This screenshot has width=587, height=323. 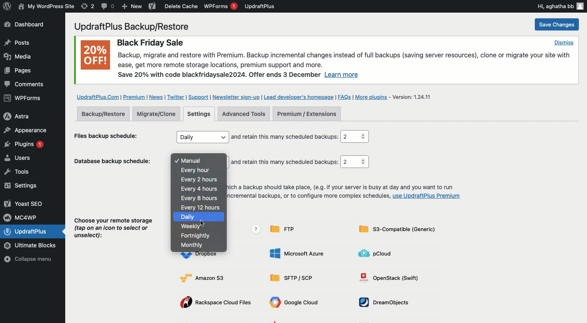 I want to click on UpdraftPlus, so click(x=34, y=231).